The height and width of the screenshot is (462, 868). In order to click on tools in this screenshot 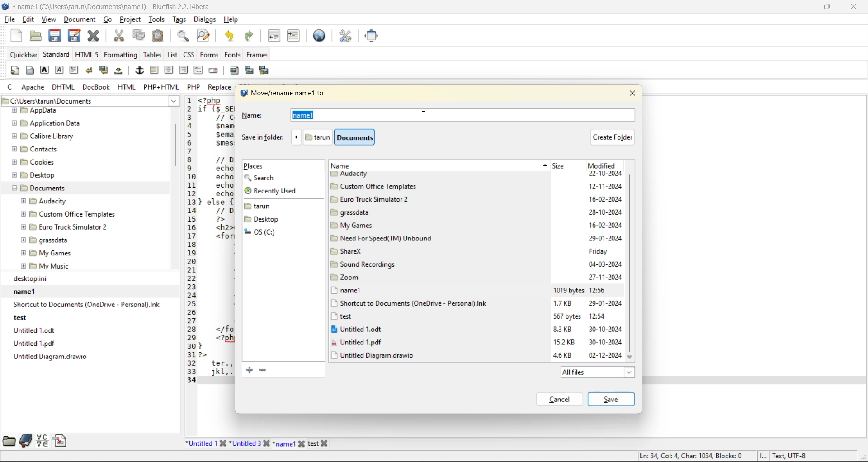, I will do `click(157, 19)`.